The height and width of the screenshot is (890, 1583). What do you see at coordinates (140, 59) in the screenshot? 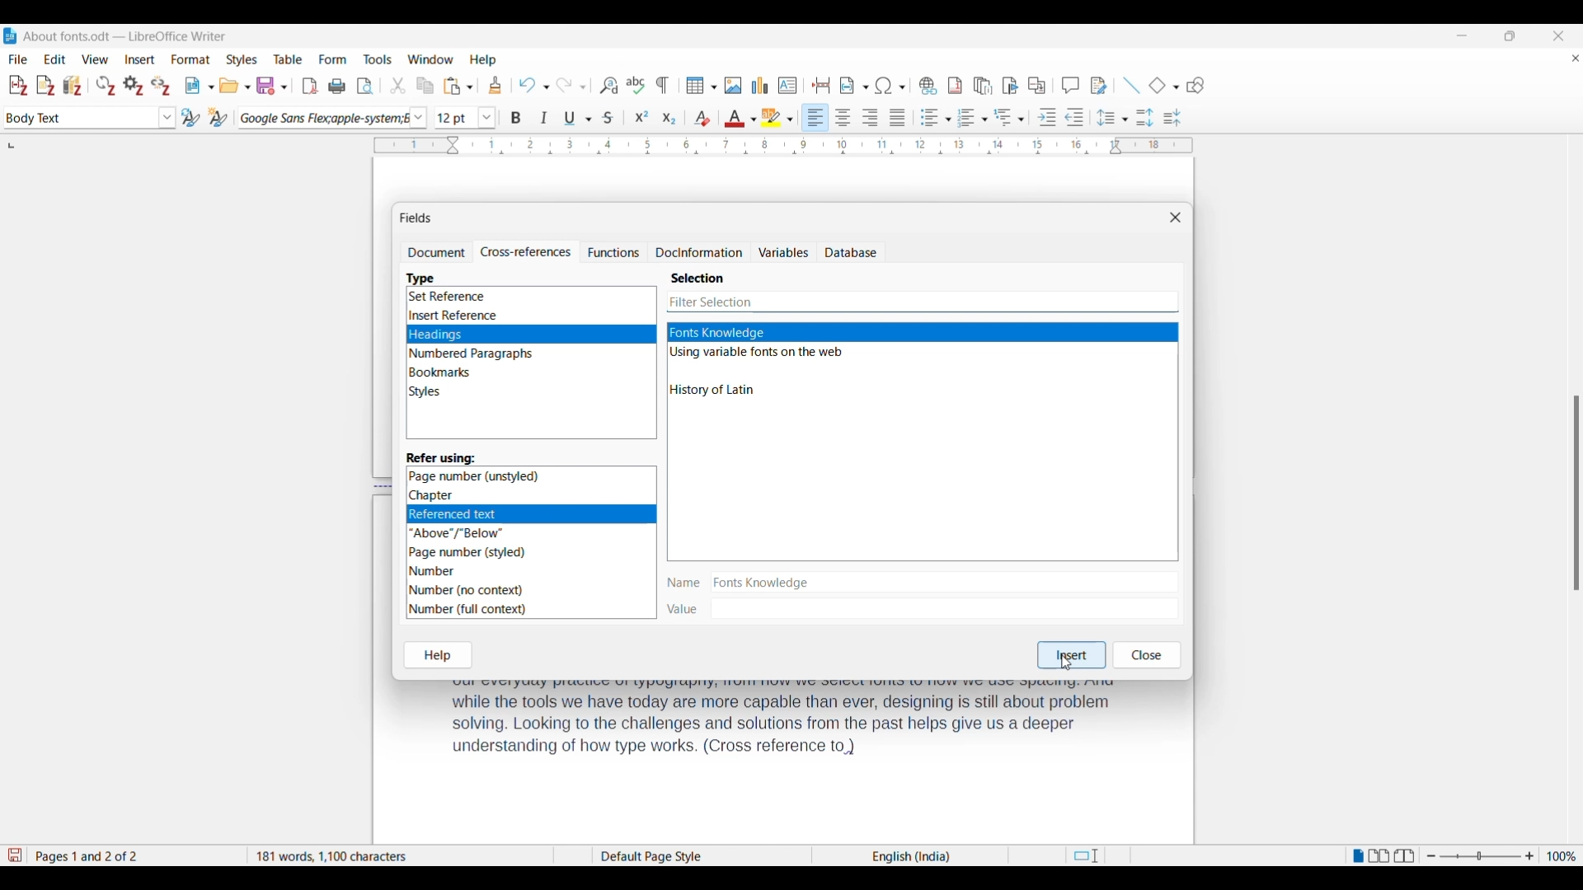
I see `Insert menu` at bounding box center [140, 59].